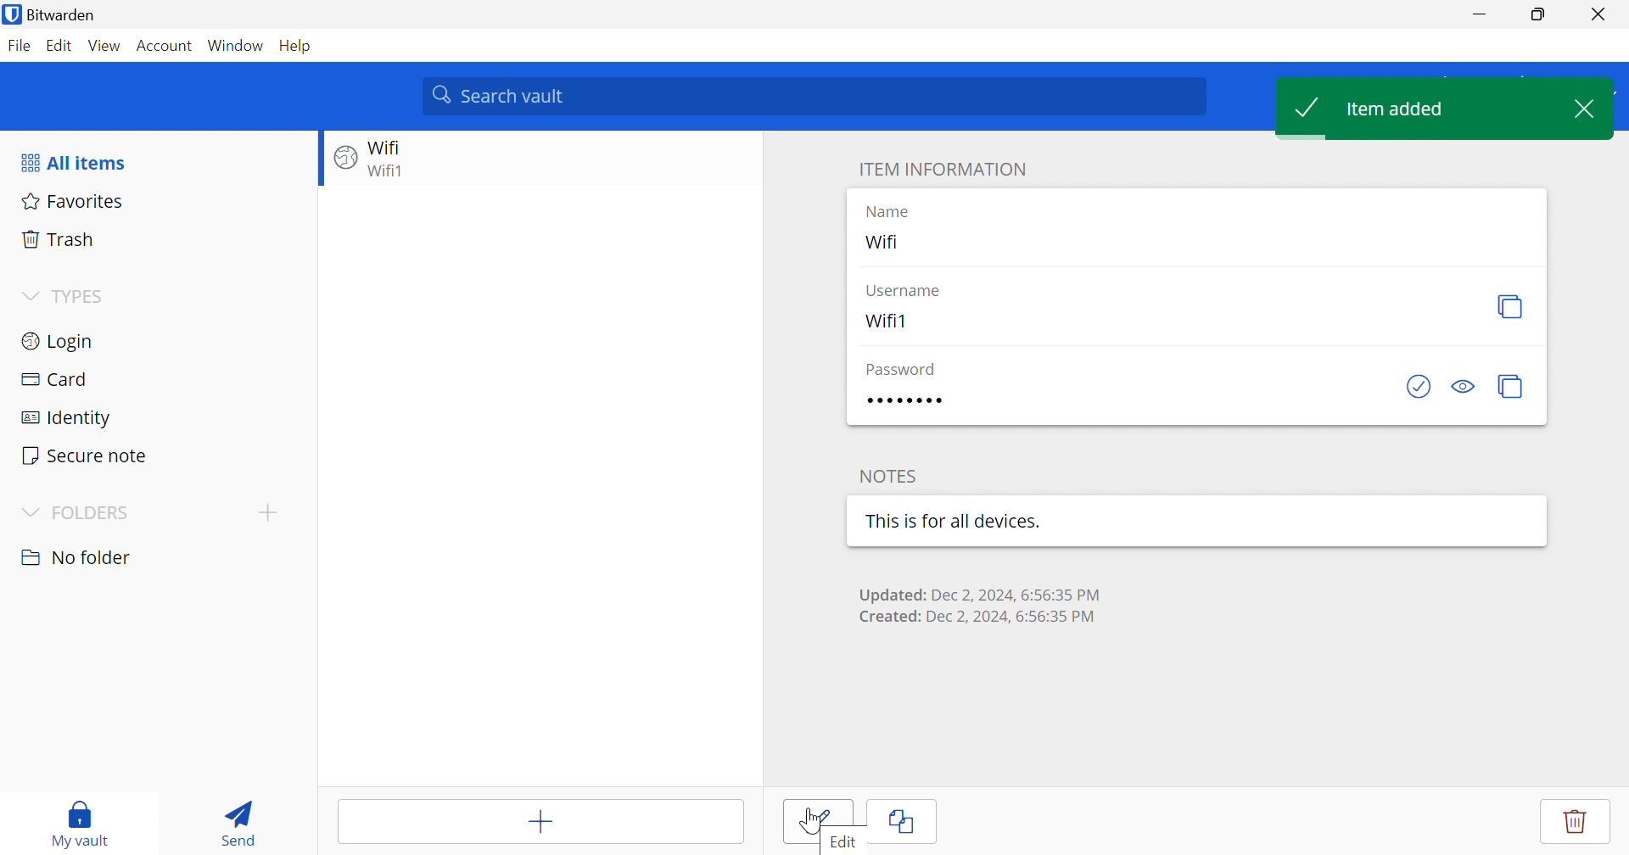  What do you see at coordinates (882, 239) in the screenshot?
I see `Wifi` at bounding box center [882, 239].